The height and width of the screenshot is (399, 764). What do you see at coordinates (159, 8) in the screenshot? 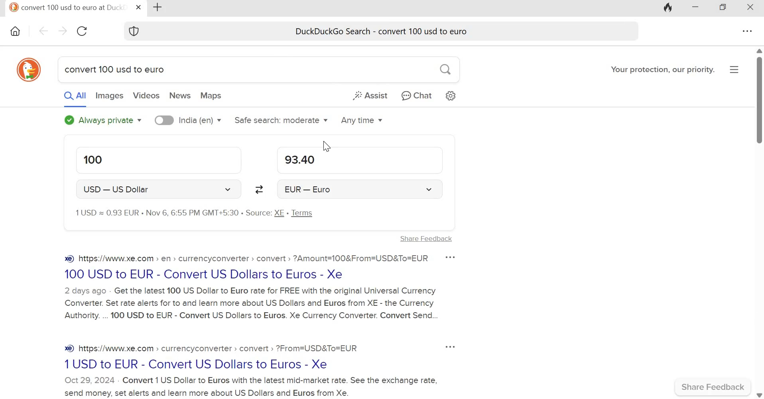
I see `new tab` at bounding box center [159, 8].